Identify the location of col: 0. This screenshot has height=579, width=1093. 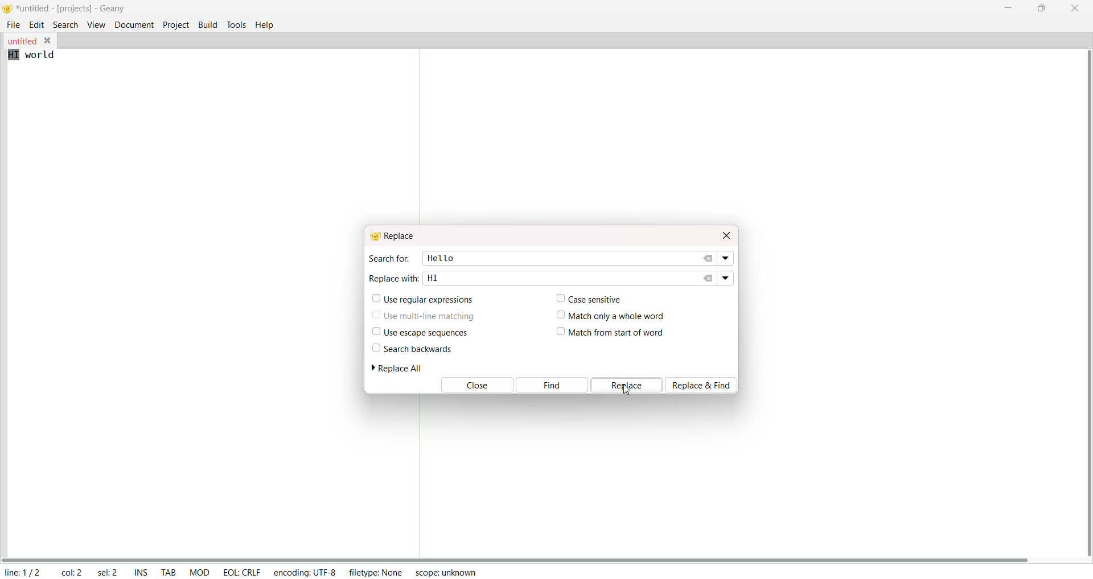
(71, 573).